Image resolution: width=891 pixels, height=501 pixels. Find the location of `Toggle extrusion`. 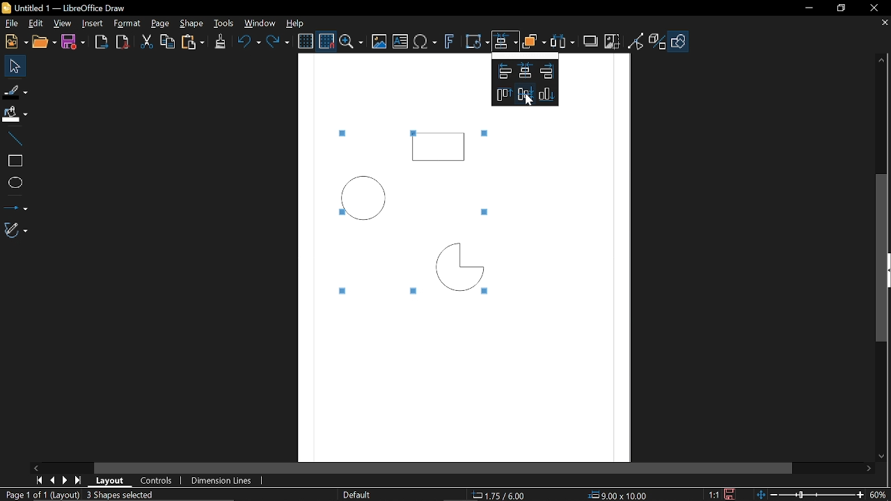

Toggle extrusion is located at coordinates (656, 42).